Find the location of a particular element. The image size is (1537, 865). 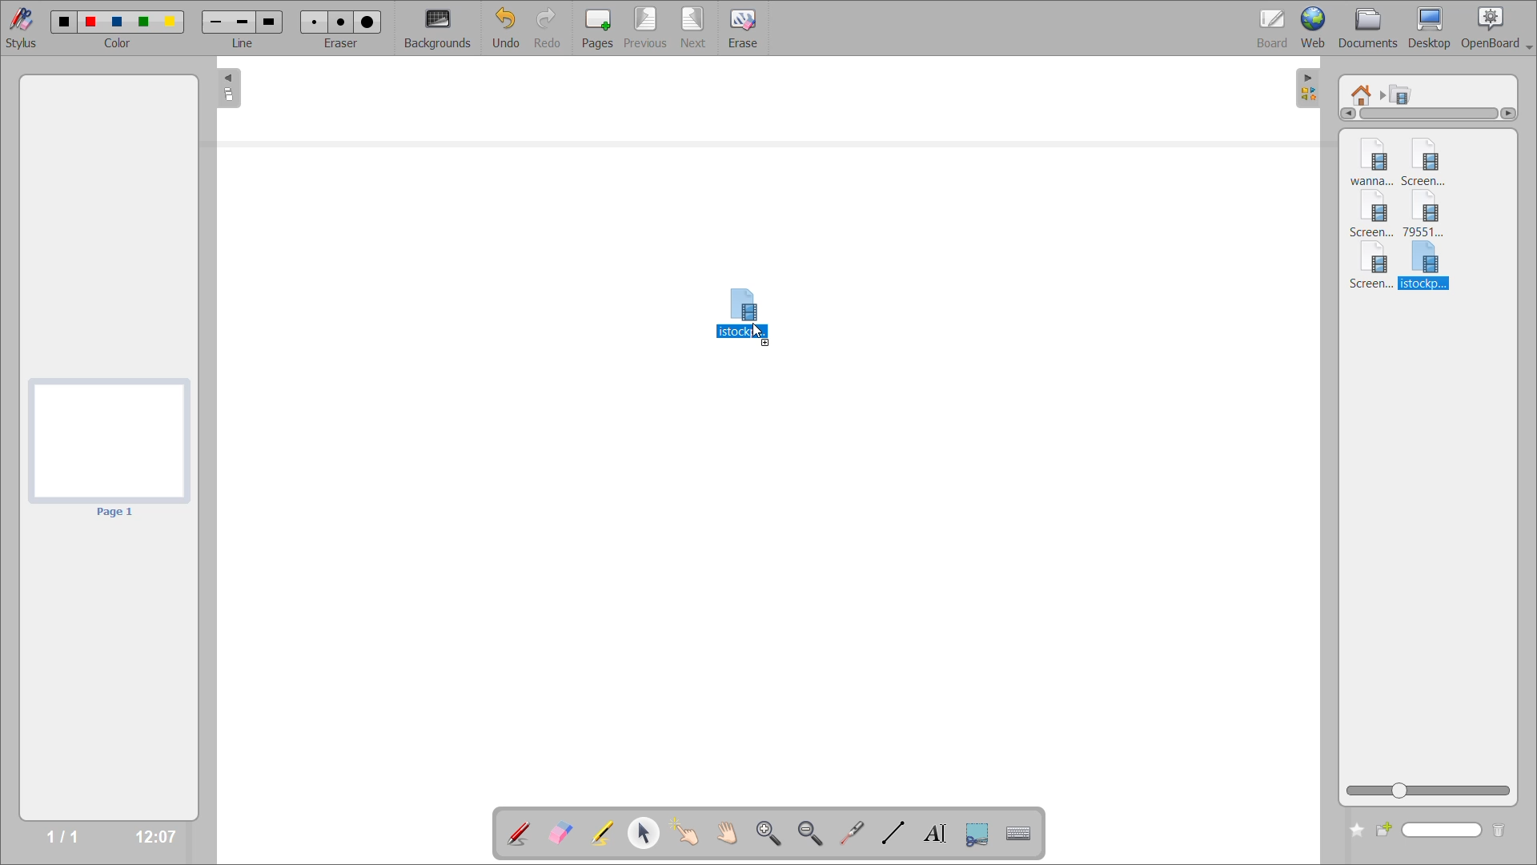

previous is located at coordinates (643, 29).